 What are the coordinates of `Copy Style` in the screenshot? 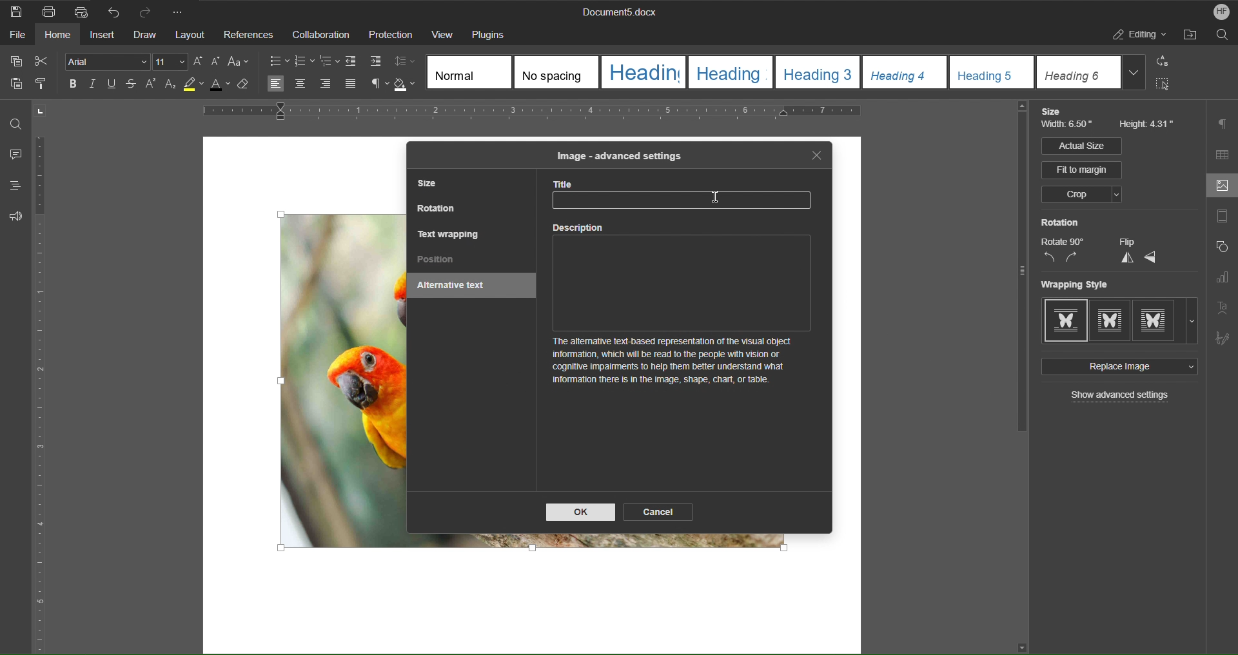 It's located at (46, 84).